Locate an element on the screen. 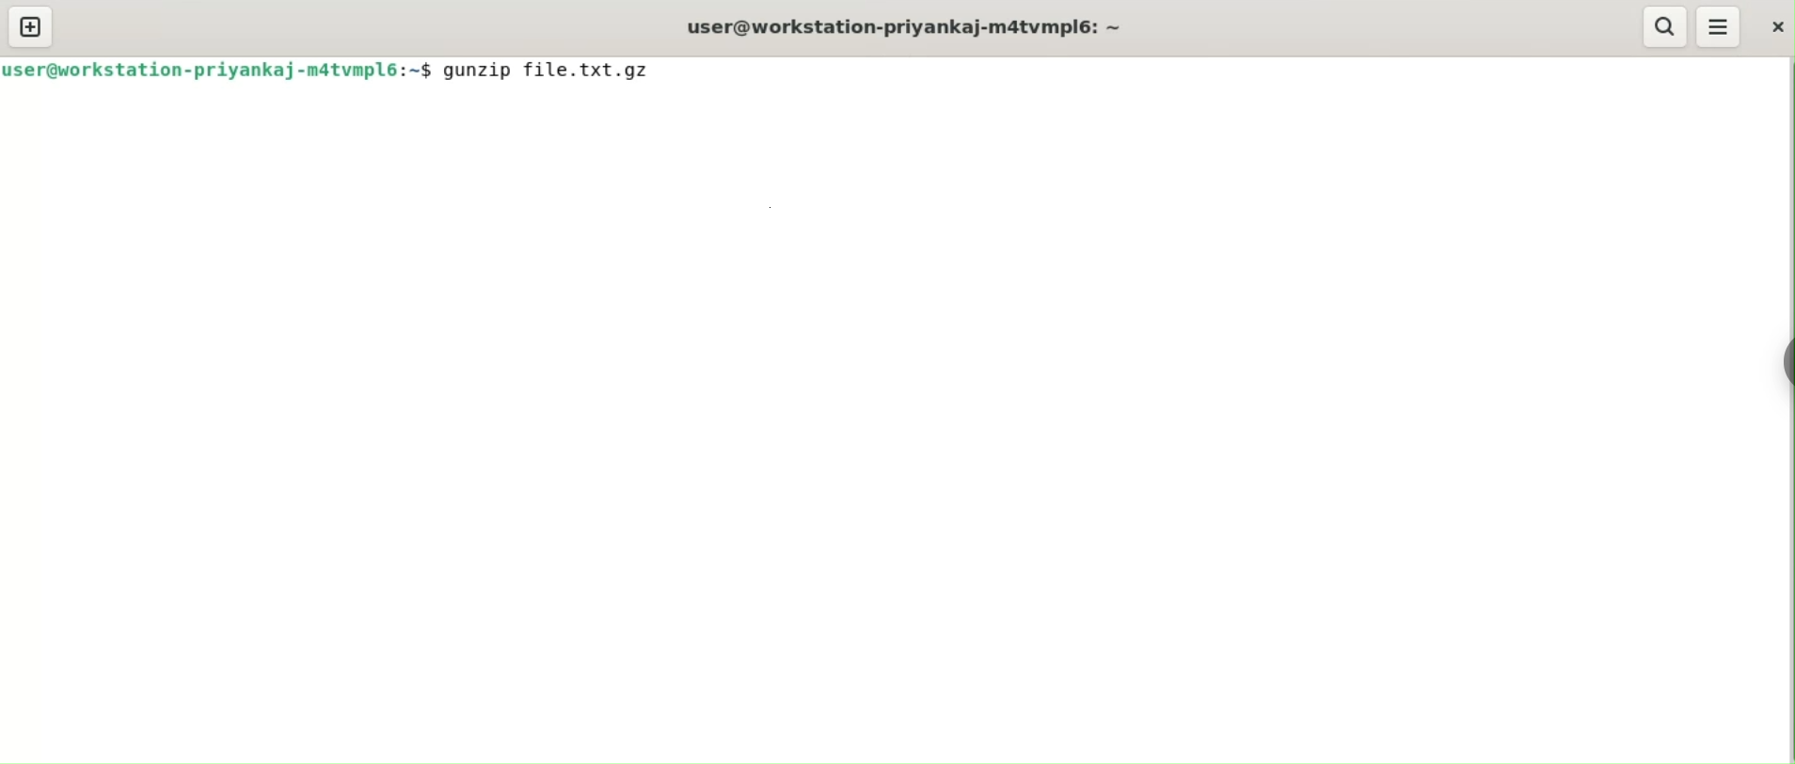 The height and width of the screenshot is (764, 1795).  user@workstation-priyankaj-m4tvmpl6: ~ is located at coordinates (901, 25).